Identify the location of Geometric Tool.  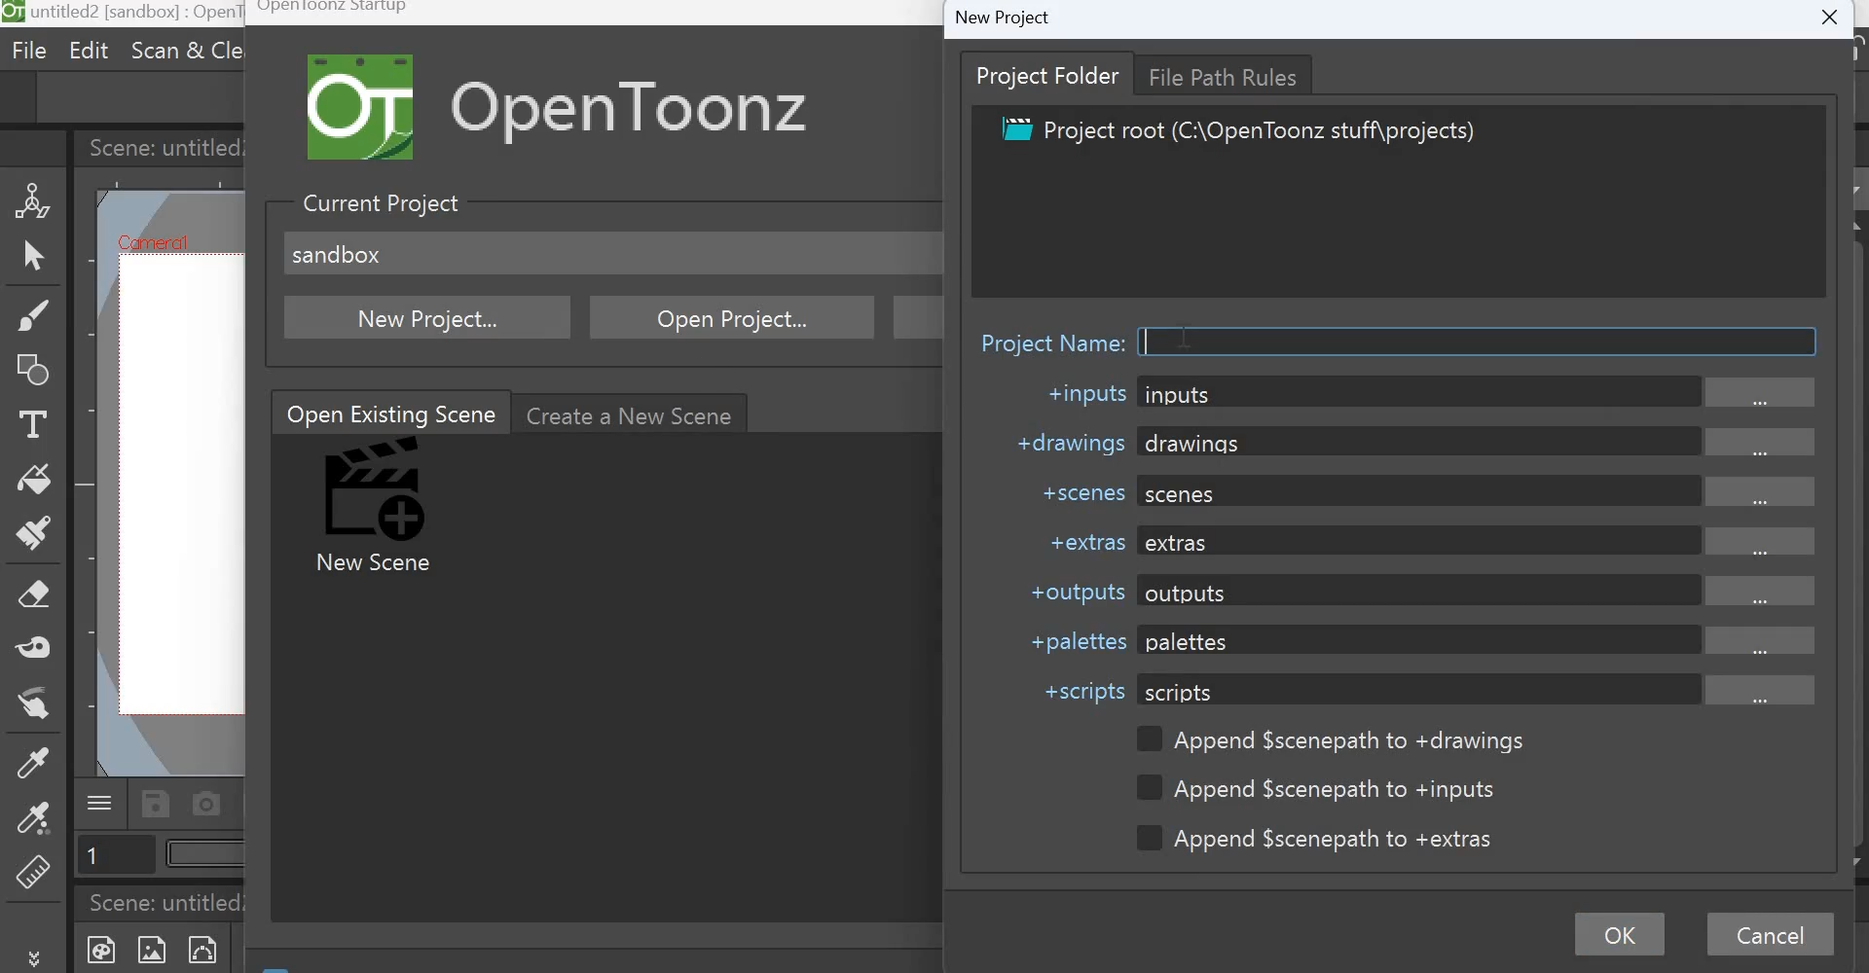
(36, 371).